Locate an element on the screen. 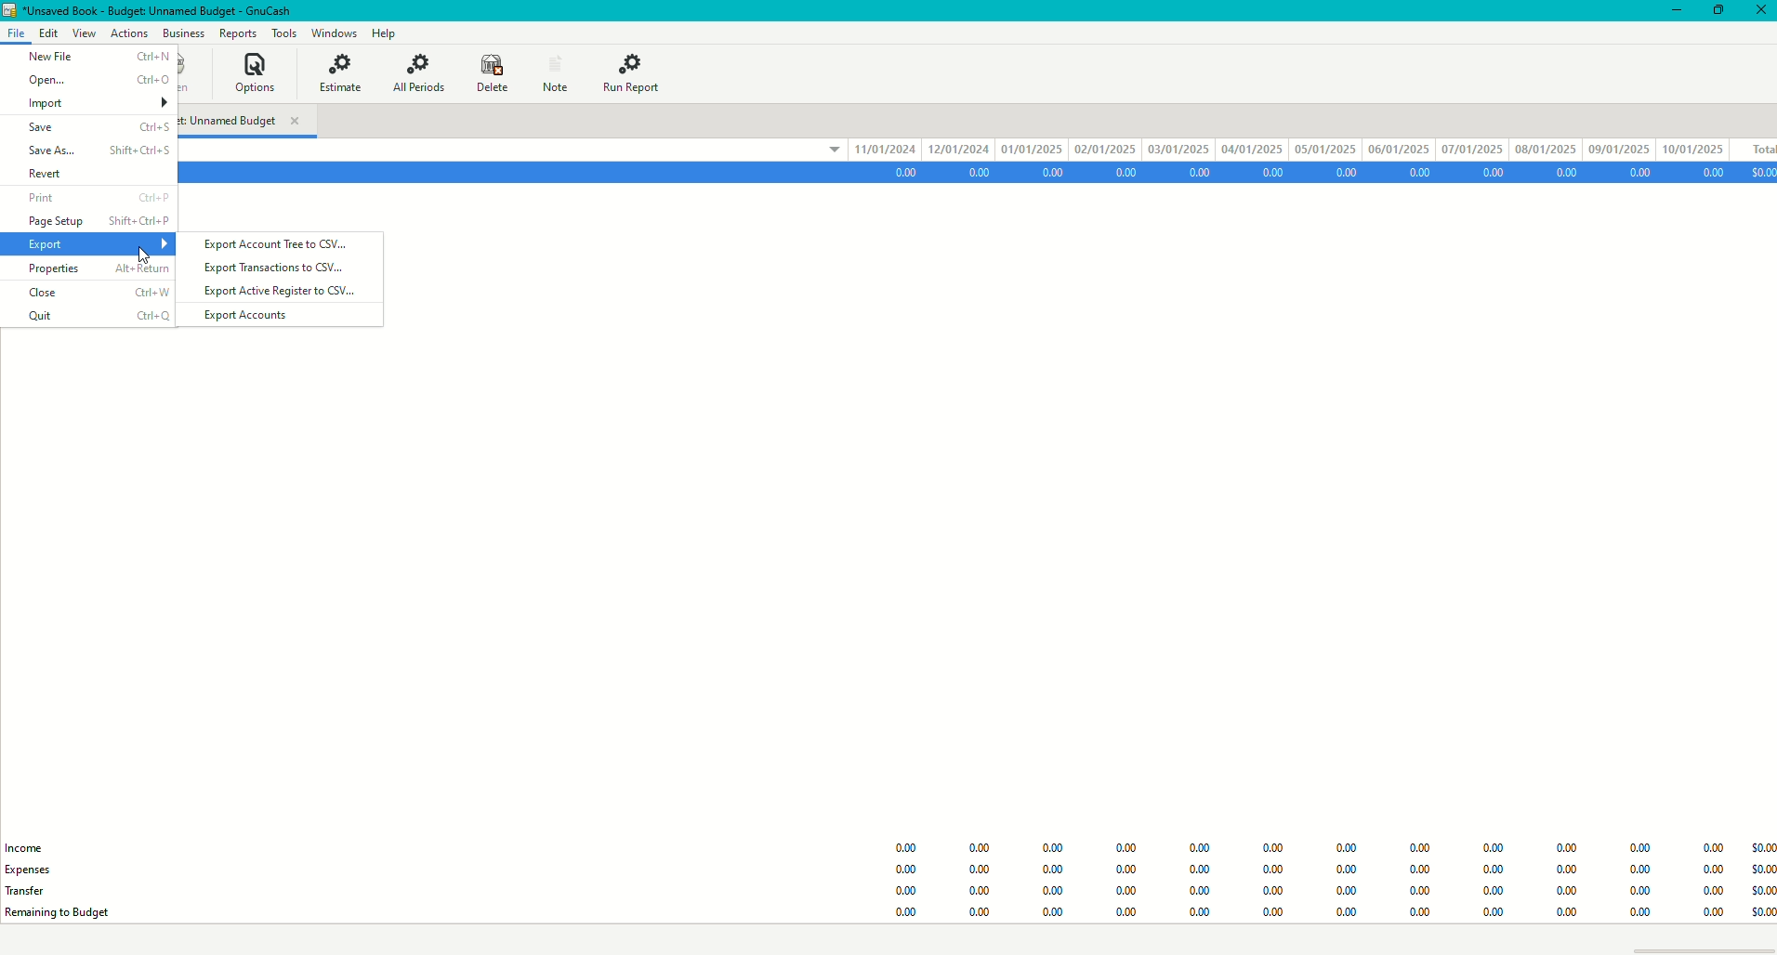 This screenshot has width=1777, height=955. Export Accounts is located at coordinates (252, 315).